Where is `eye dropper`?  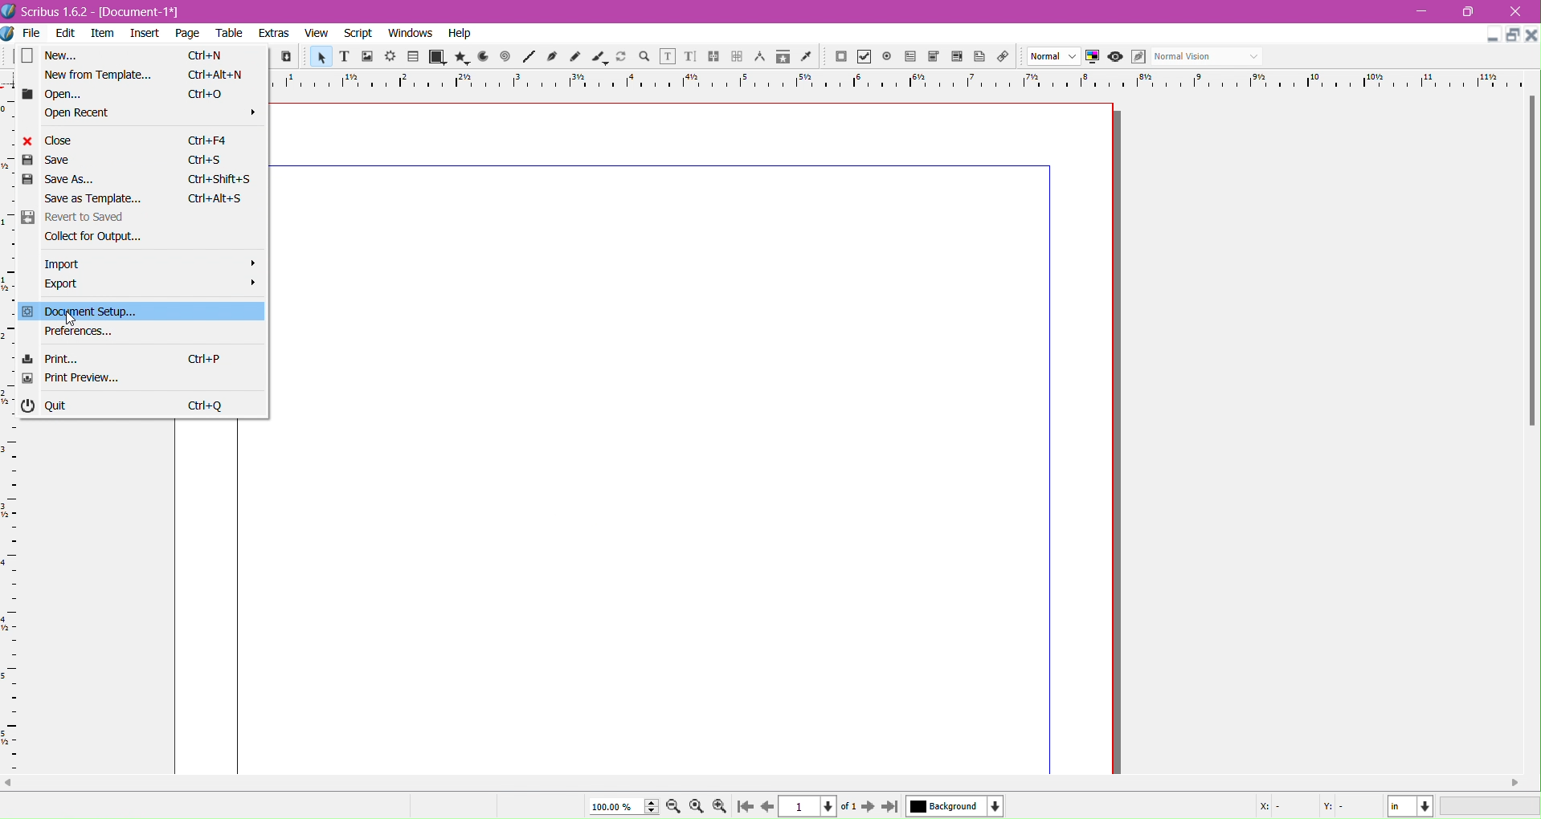
eye dropper is located at coordinates (810, 58).